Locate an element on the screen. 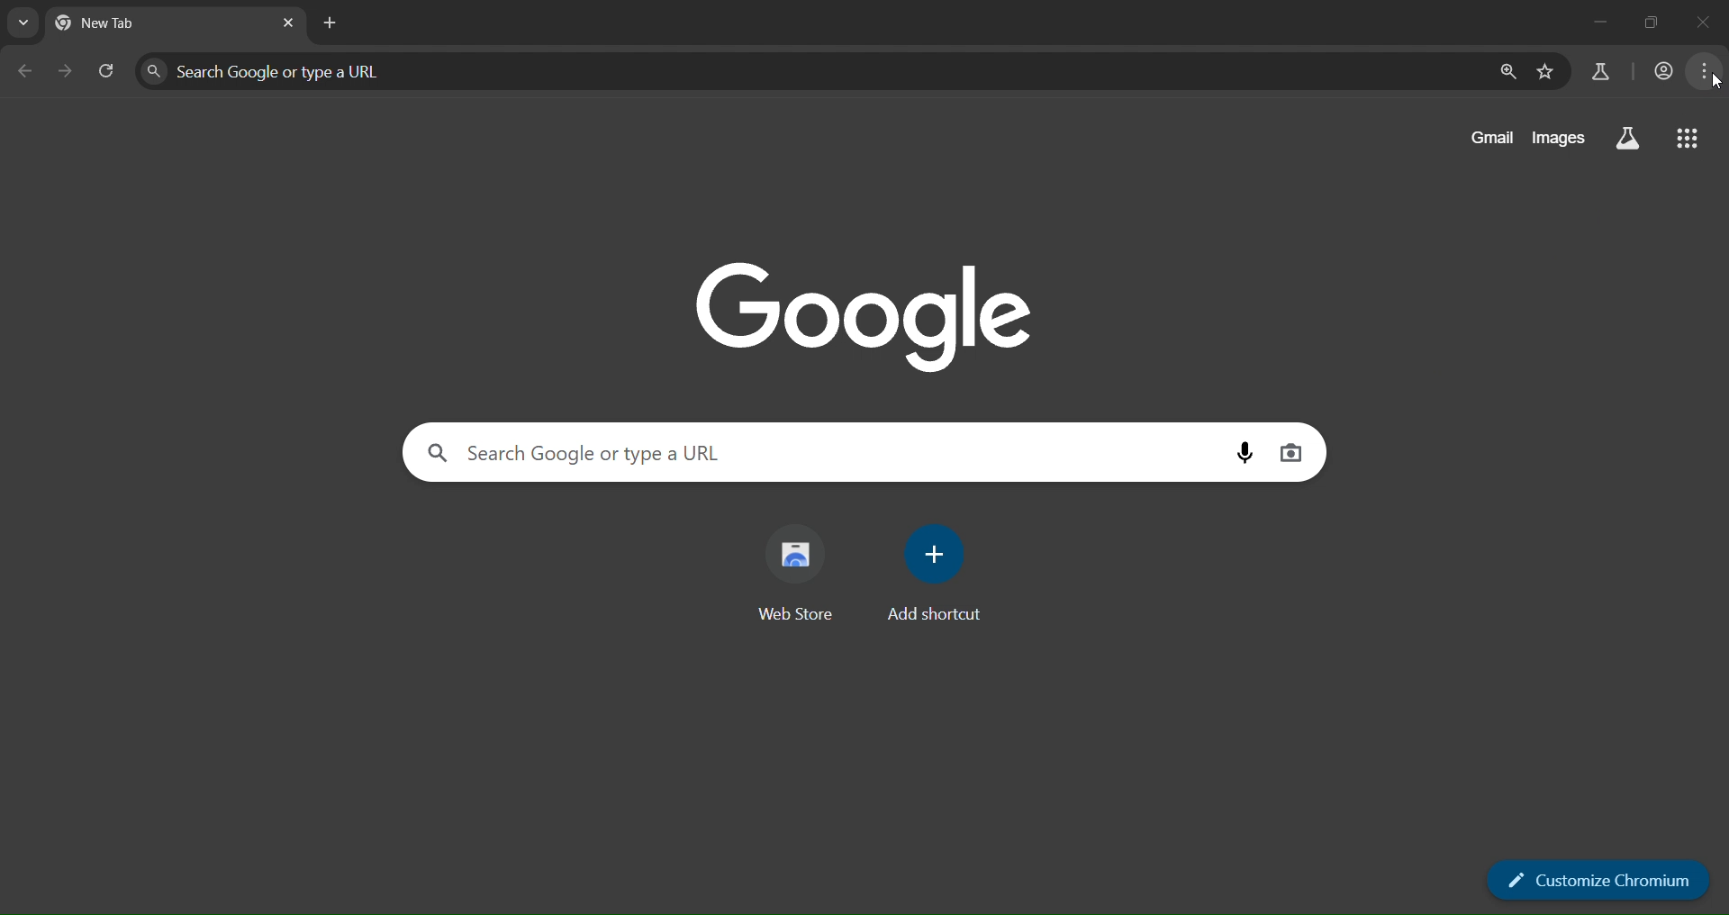 This screenshot has width=1729, height=915. Search Google or type a URL is located at coordinates (819, 70).